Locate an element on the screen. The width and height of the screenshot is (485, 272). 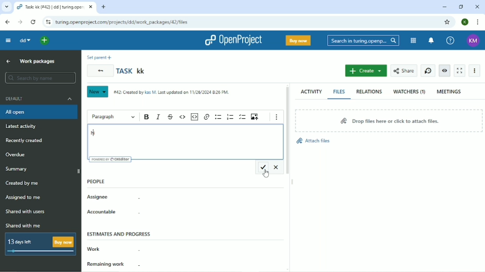
Assignee is located at coordinates (116, 198).